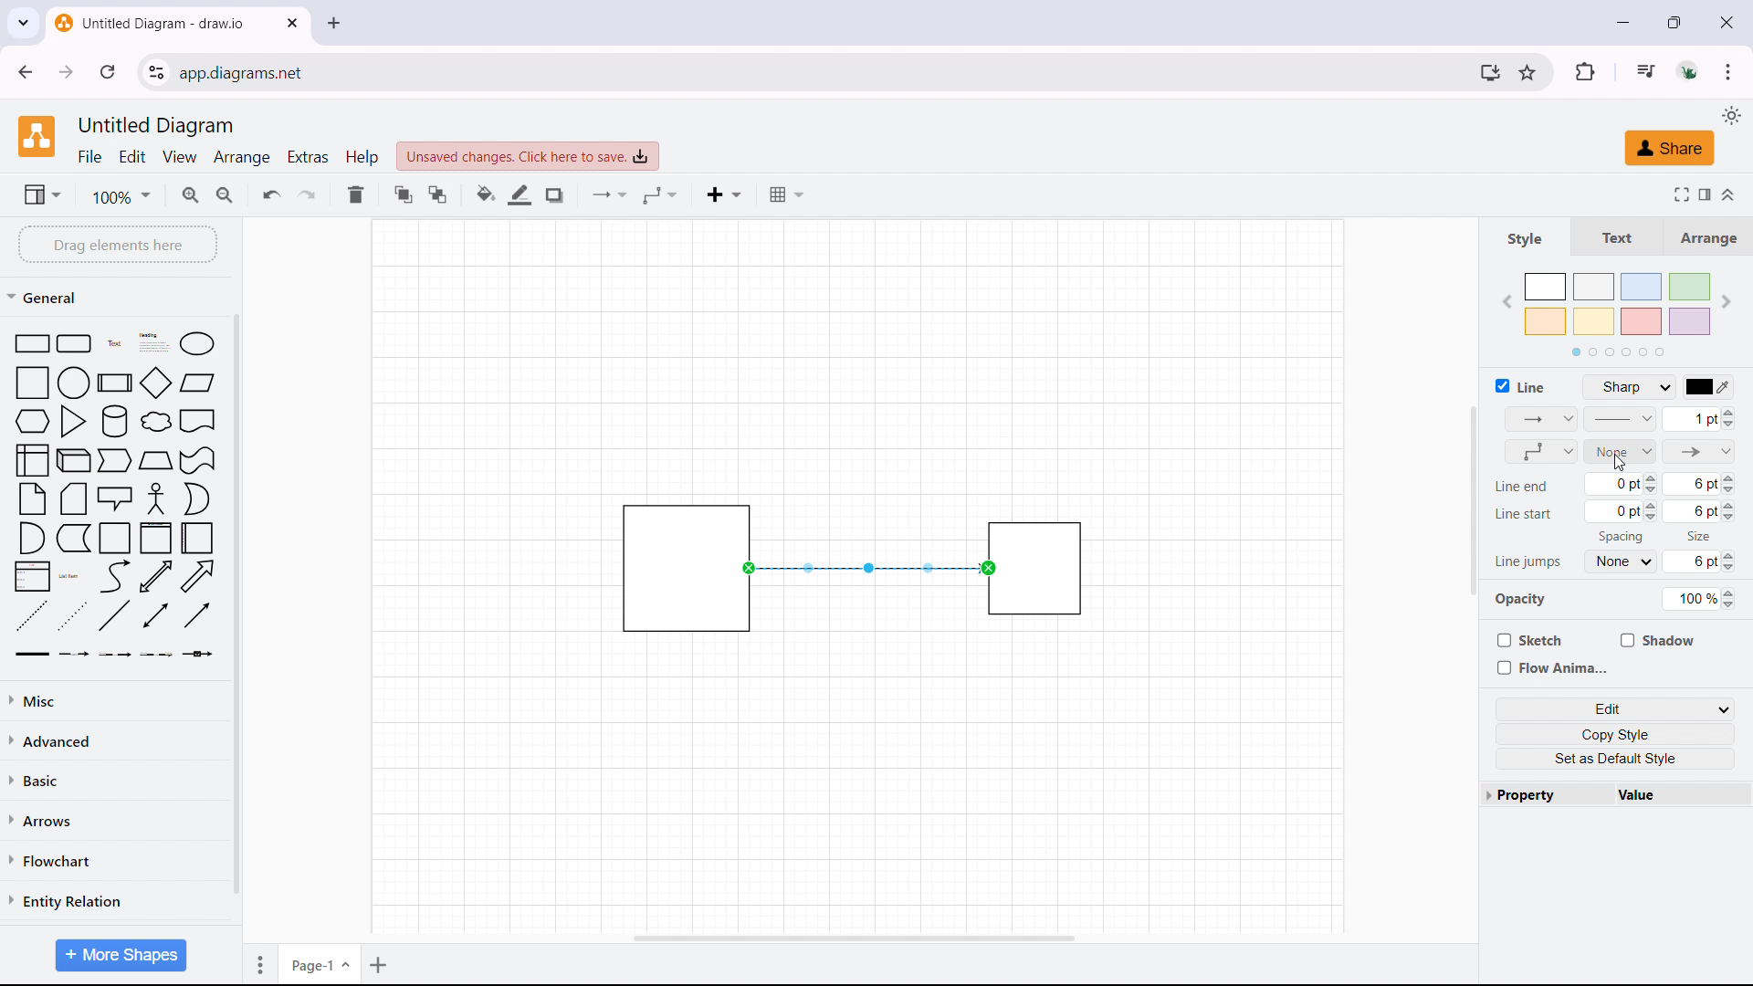 The image size is (1753, 986). I want to click on shadow, so click(1659, 641).